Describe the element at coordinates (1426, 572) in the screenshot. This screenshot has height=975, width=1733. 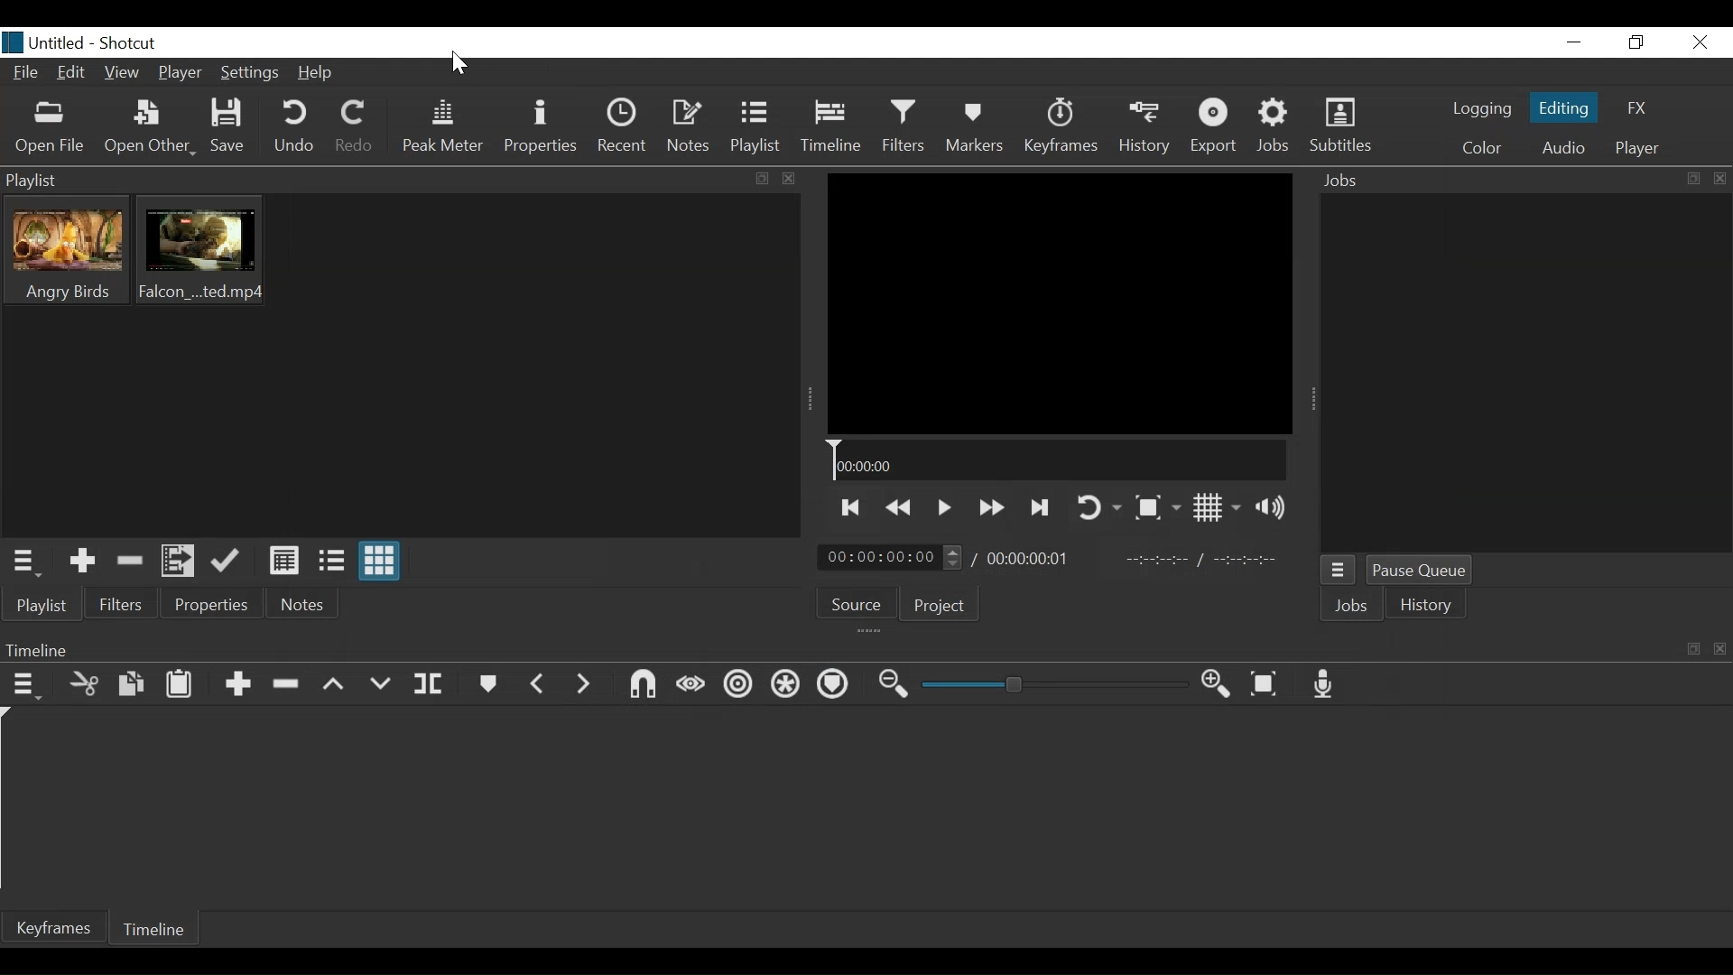
I see `Pause Queue` at that location.